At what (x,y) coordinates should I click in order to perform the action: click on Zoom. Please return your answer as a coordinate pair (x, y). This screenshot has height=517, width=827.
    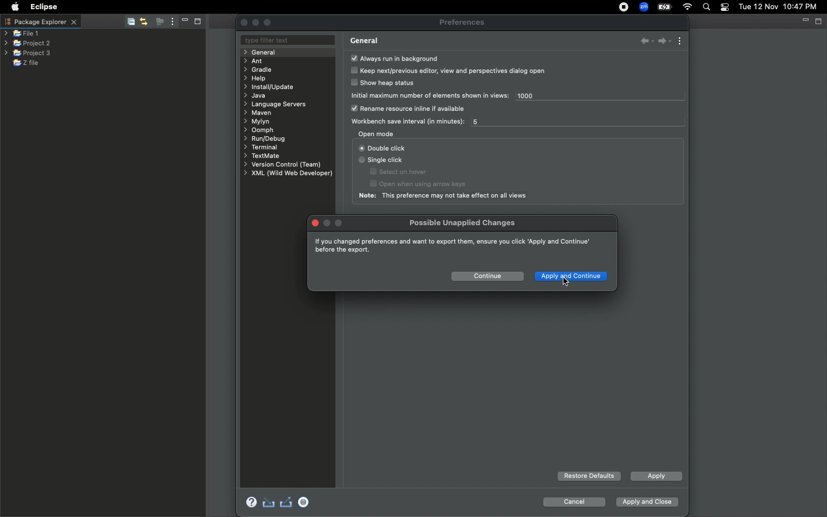
    Looking at the image, I should click on (643, 7).